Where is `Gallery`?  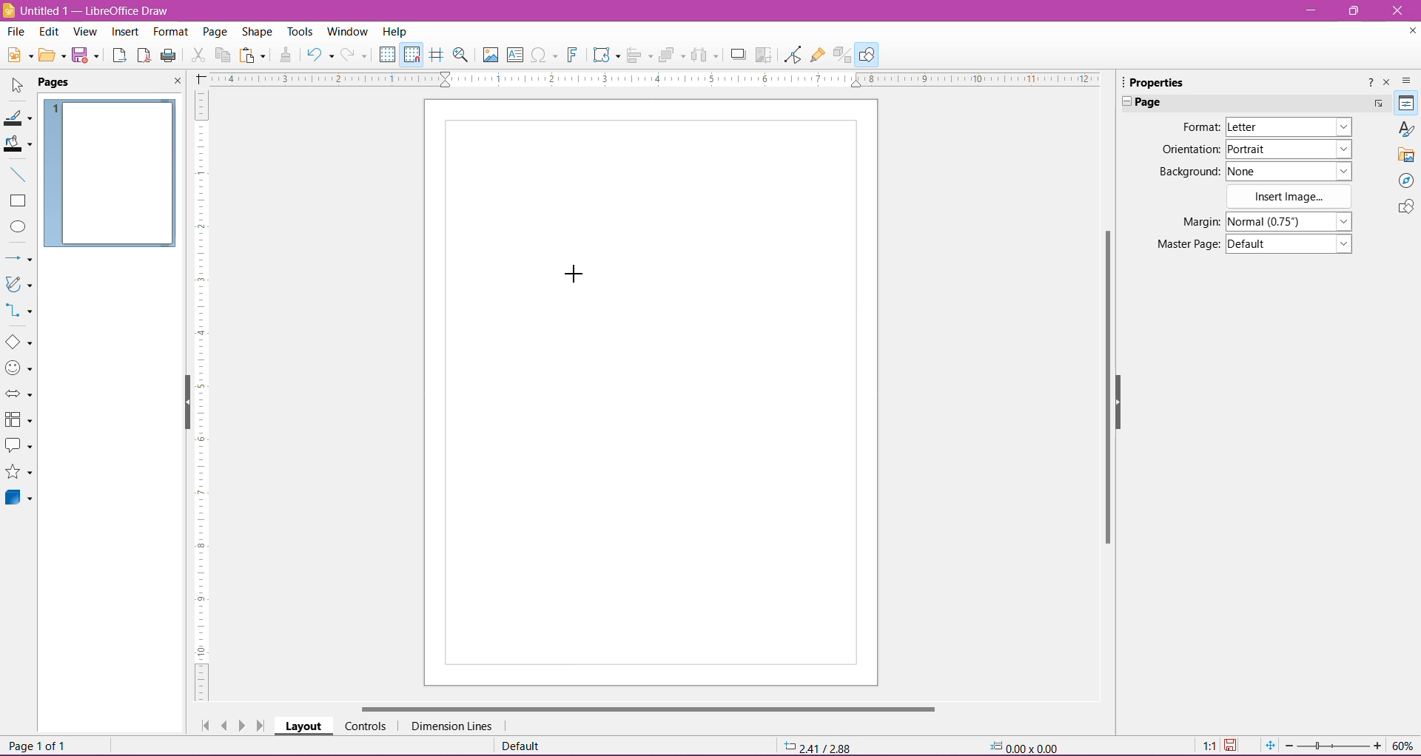 Gallery is located at coordinates (1406, 155).